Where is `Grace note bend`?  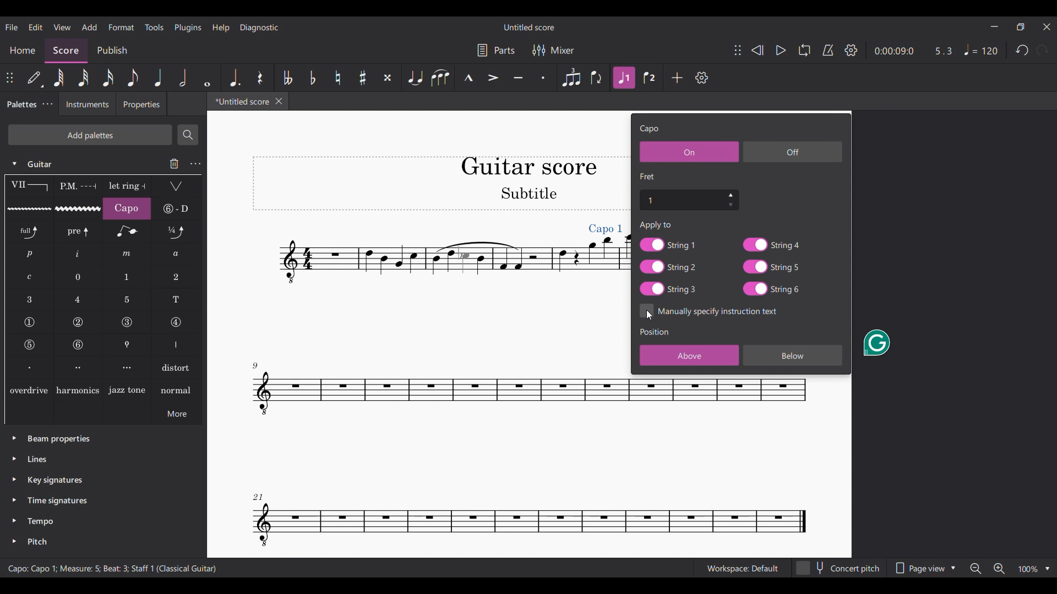
Grace note bend is located at coordinates (127, 232).